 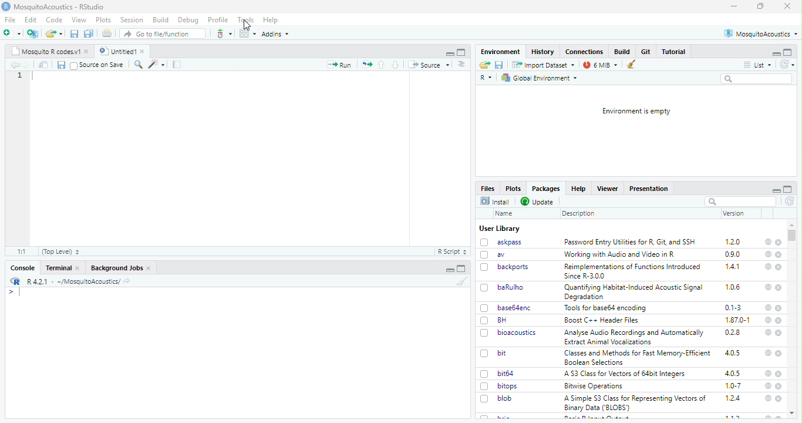 I want to click on bit64, so click(x=506, y=374).